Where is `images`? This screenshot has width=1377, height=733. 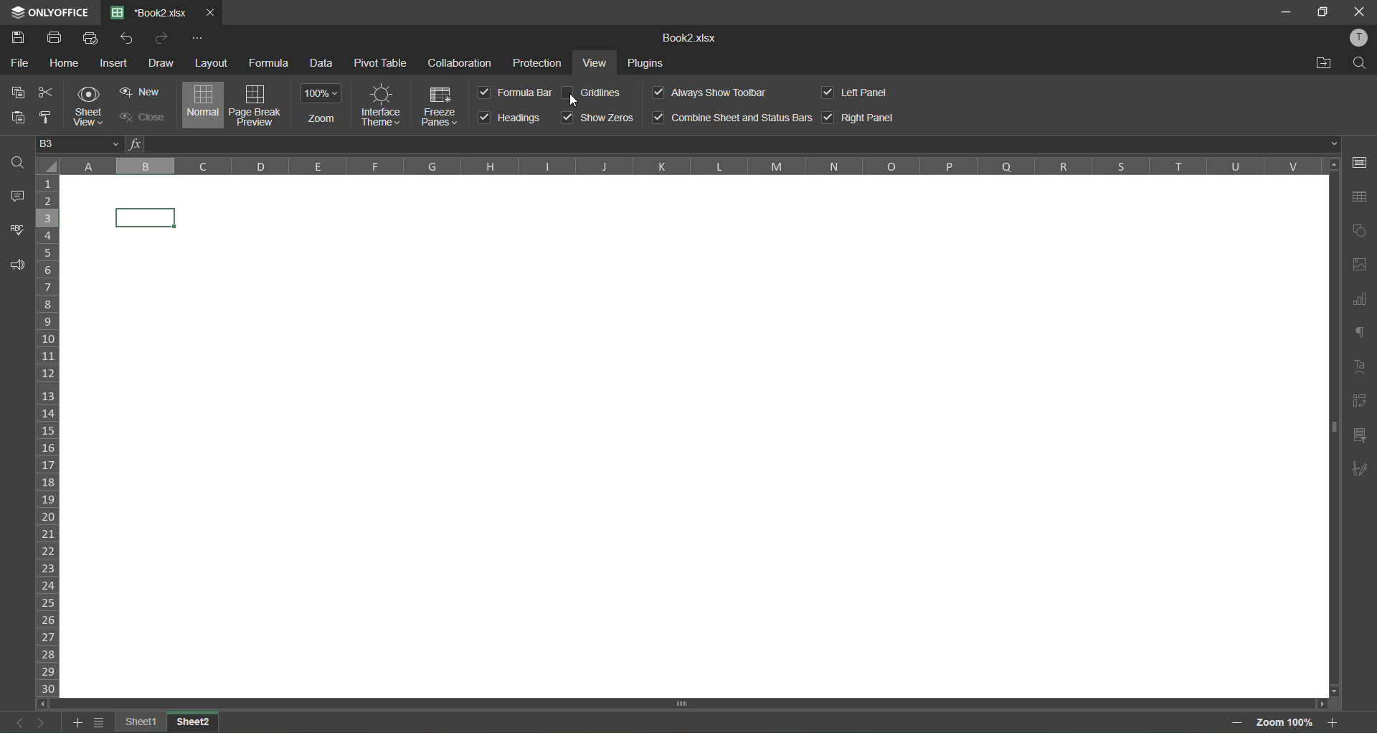 images is located at coordinates (1359, 267).